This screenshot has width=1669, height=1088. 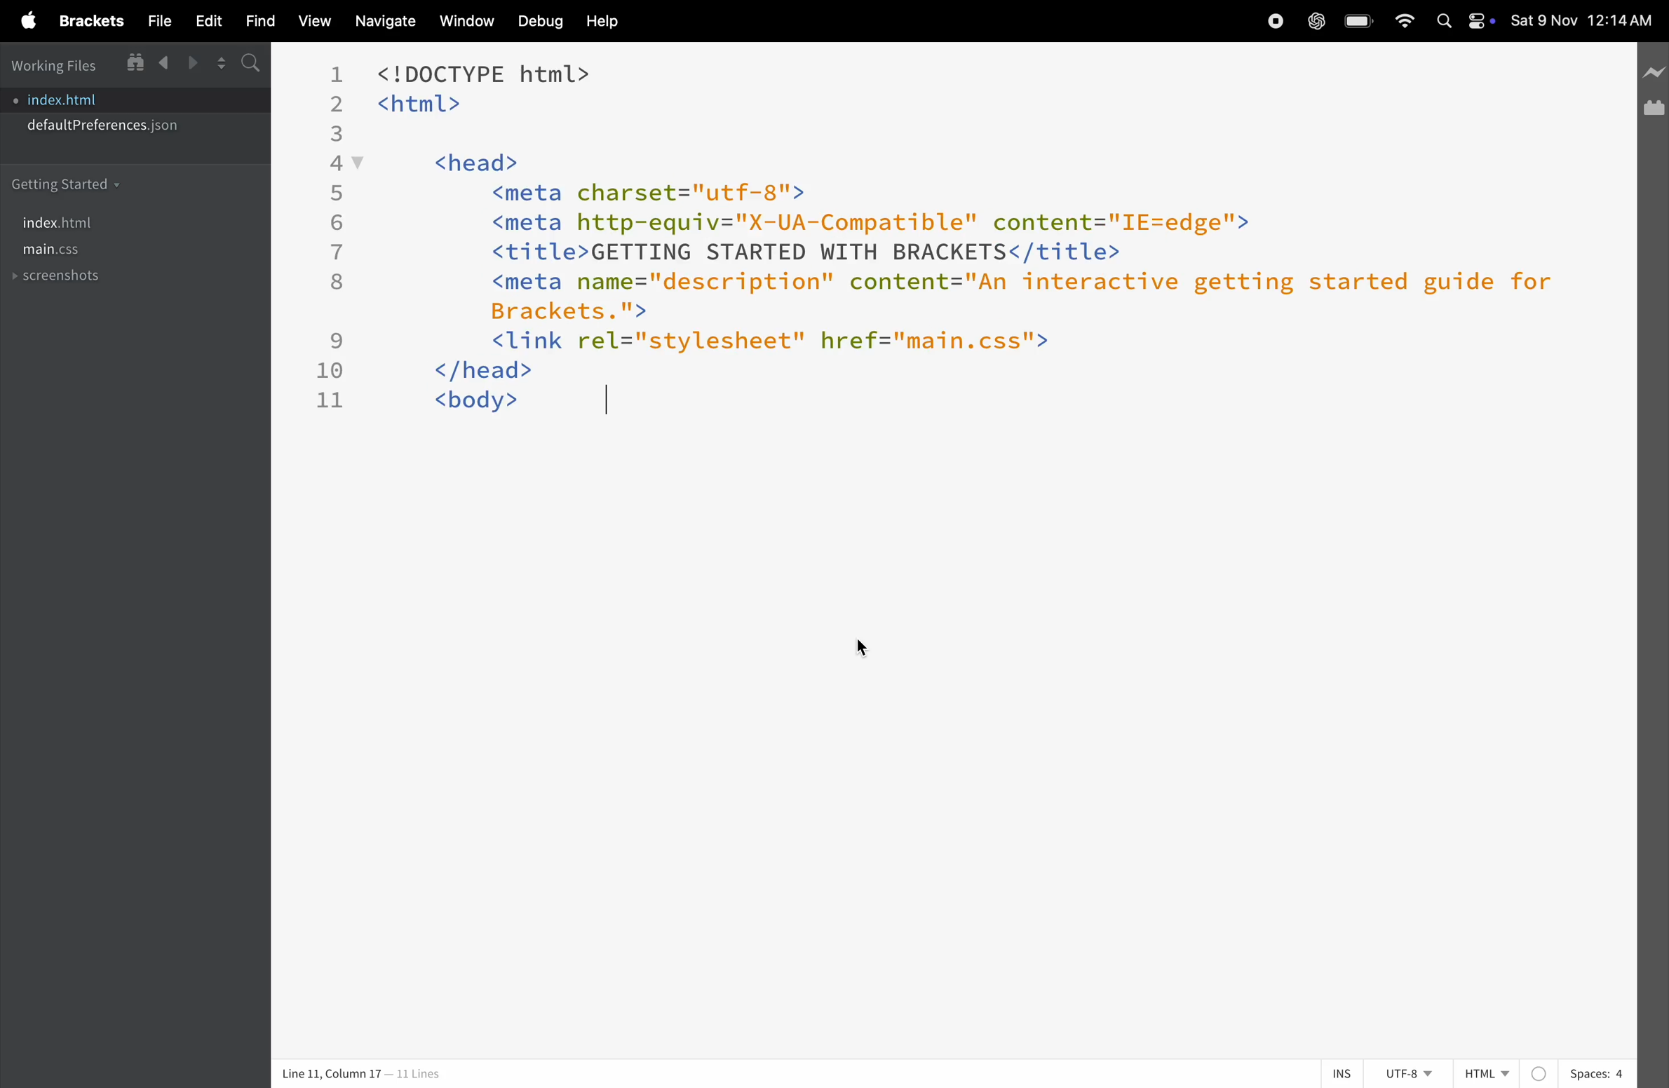 What do you see at coordinates (1411, 1074) in the screenshot?
I see `utf 8` at bounding box center [1411, 1074].